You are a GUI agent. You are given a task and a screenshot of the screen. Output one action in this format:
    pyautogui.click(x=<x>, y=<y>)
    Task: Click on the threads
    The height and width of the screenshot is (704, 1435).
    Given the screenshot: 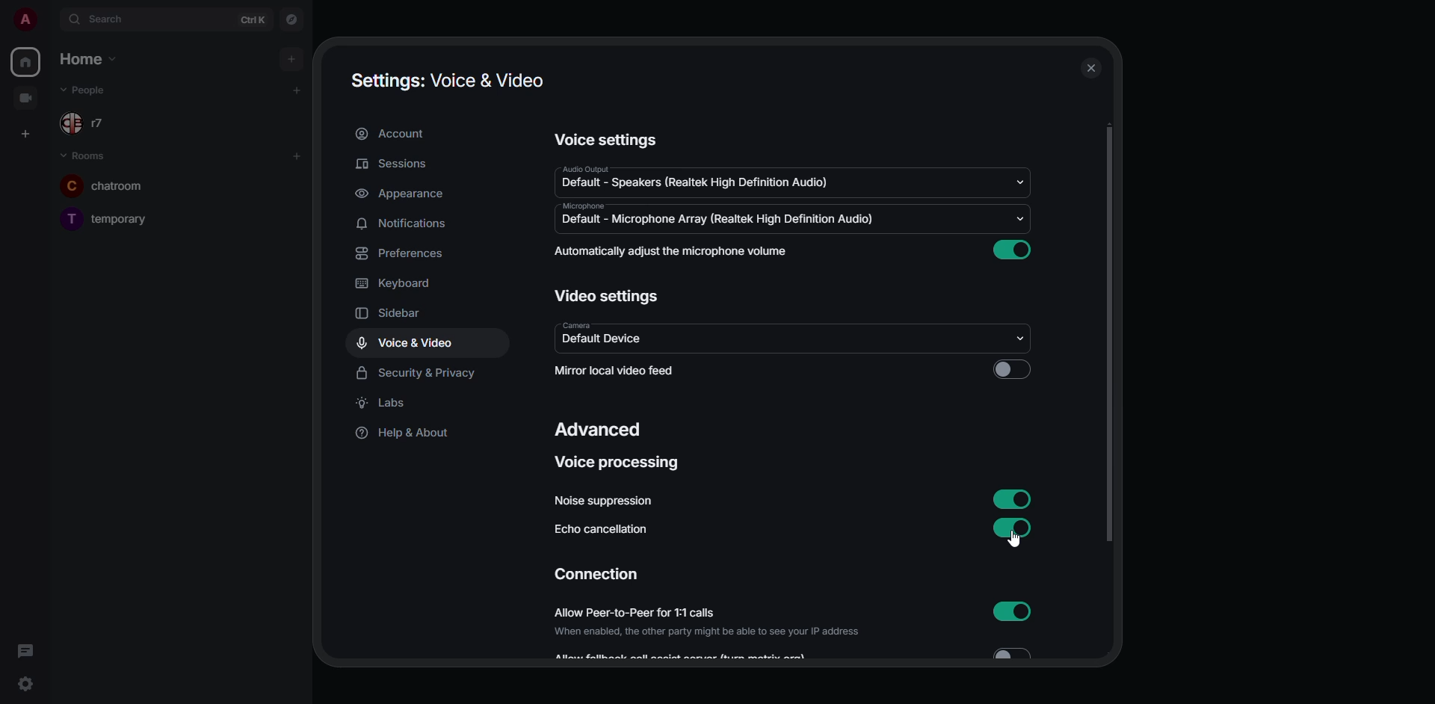 What is the action you would take?
    pyautogui.click(x=22, y=652)
    